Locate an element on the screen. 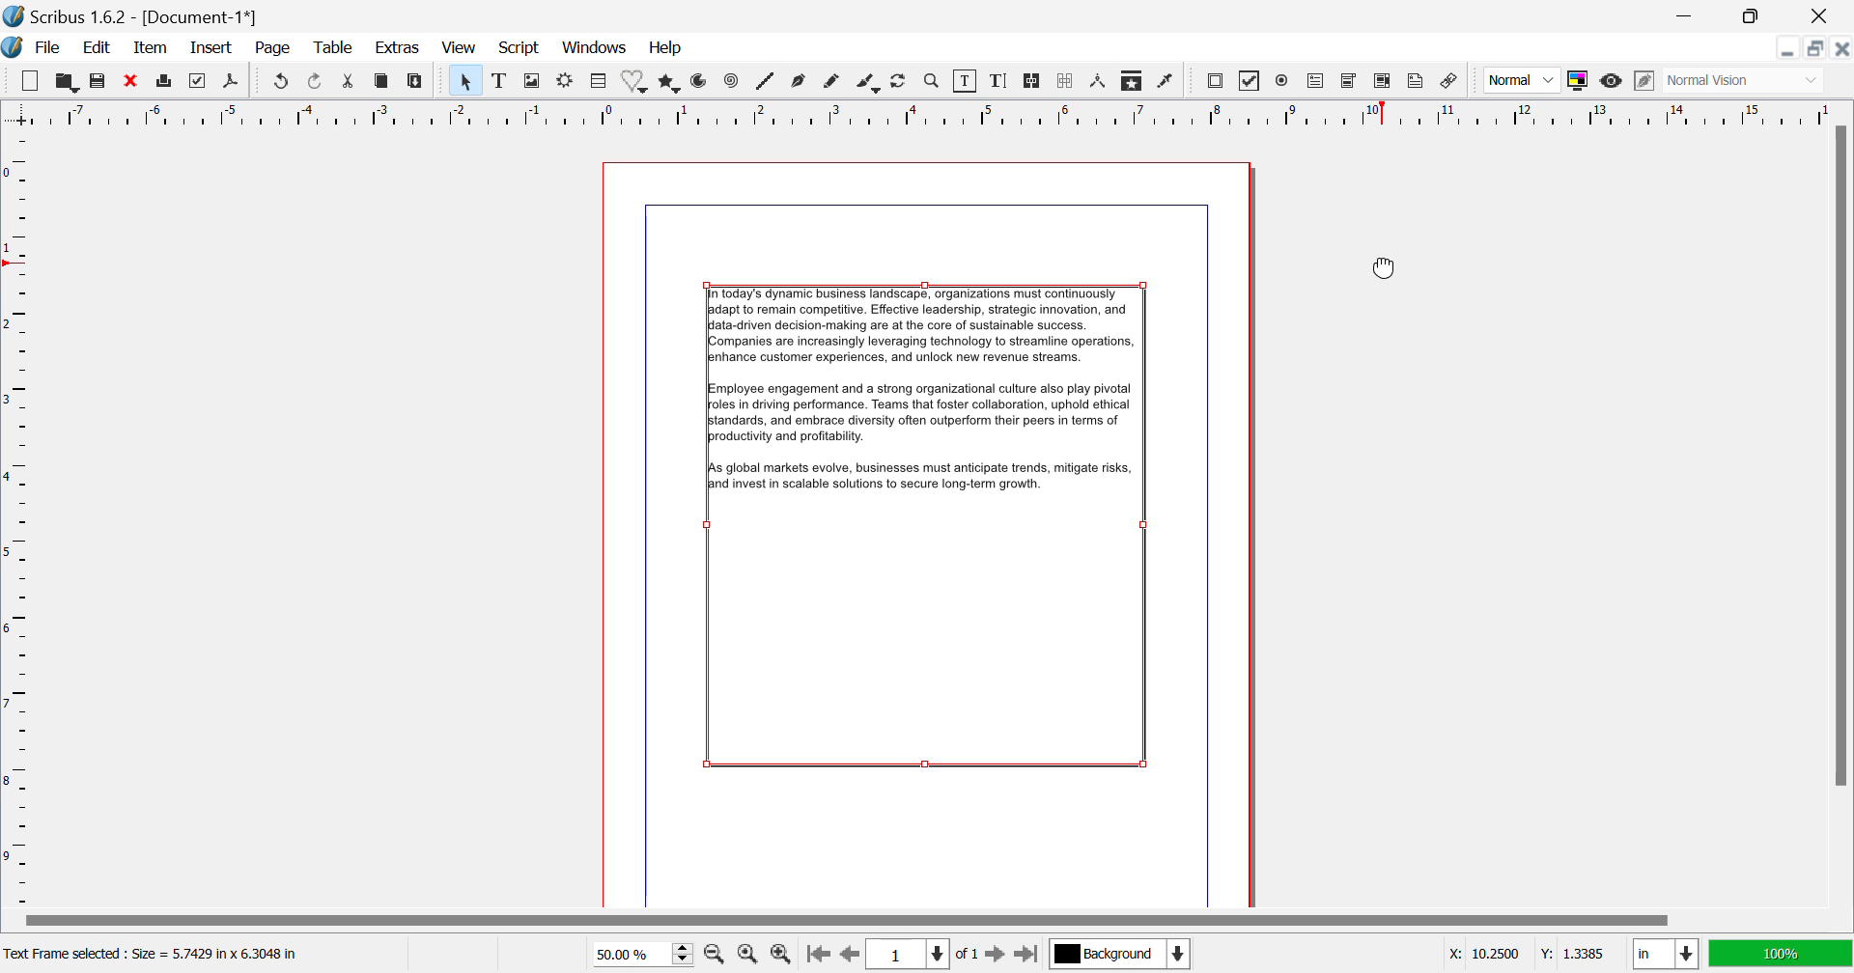 Image resolution: width=1854 pixels, height=973 pixels. Last Page is located at coordinates (1027, 955).